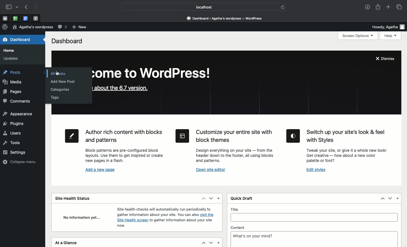 The image size is (407, 247). I want to click on Dashboard, so click(67, 41).